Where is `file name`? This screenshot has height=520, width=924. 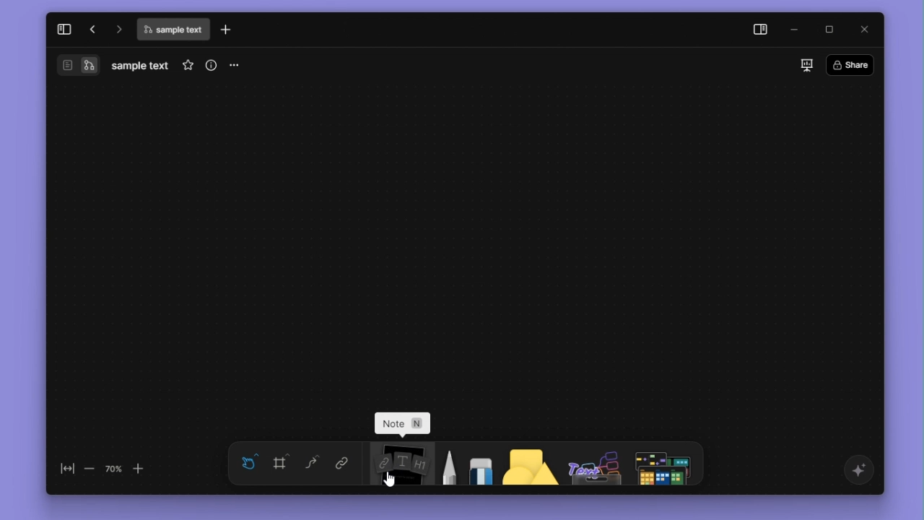
file name is located at coordinates (141, 66).